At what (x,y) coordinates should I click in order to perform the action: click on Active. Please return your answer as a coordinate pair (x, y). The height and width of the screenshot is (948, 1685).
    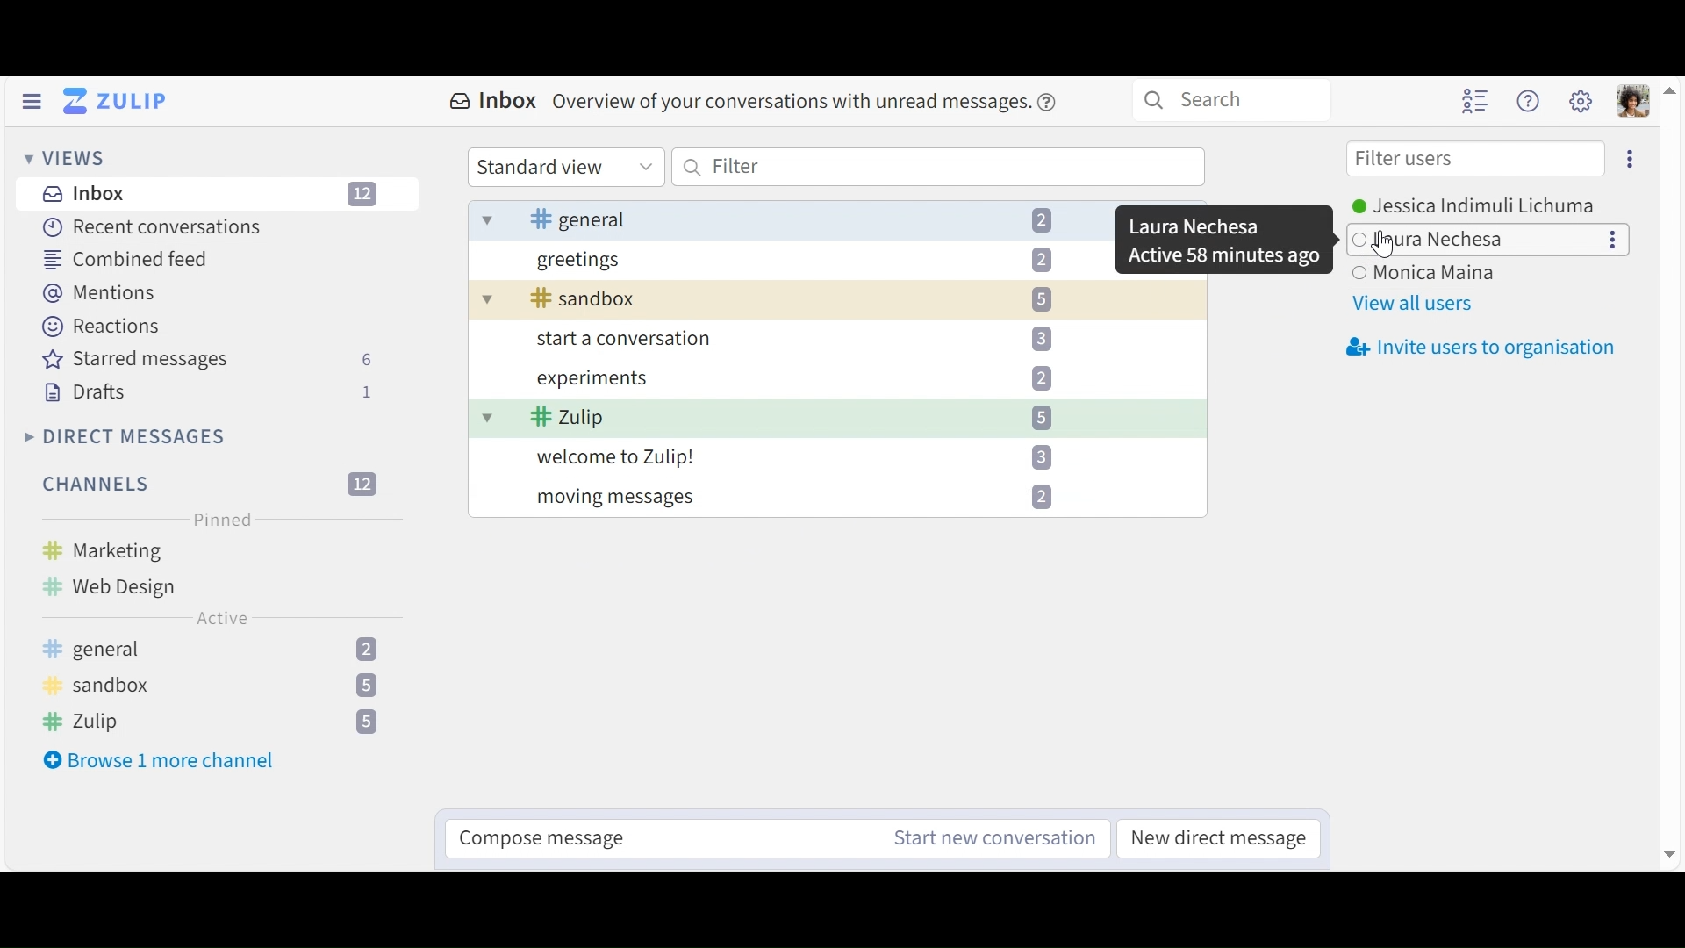
    Looking at the image, I should click on (223, 618).